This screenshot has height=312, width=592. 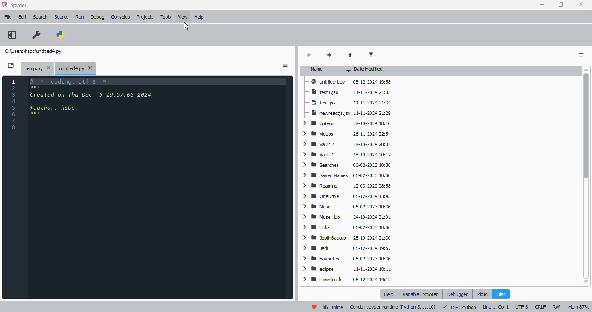 What do you see at coordinates (421, 294) in the screenshot?
I see `variable explorer` at bounding box center [421, 294].